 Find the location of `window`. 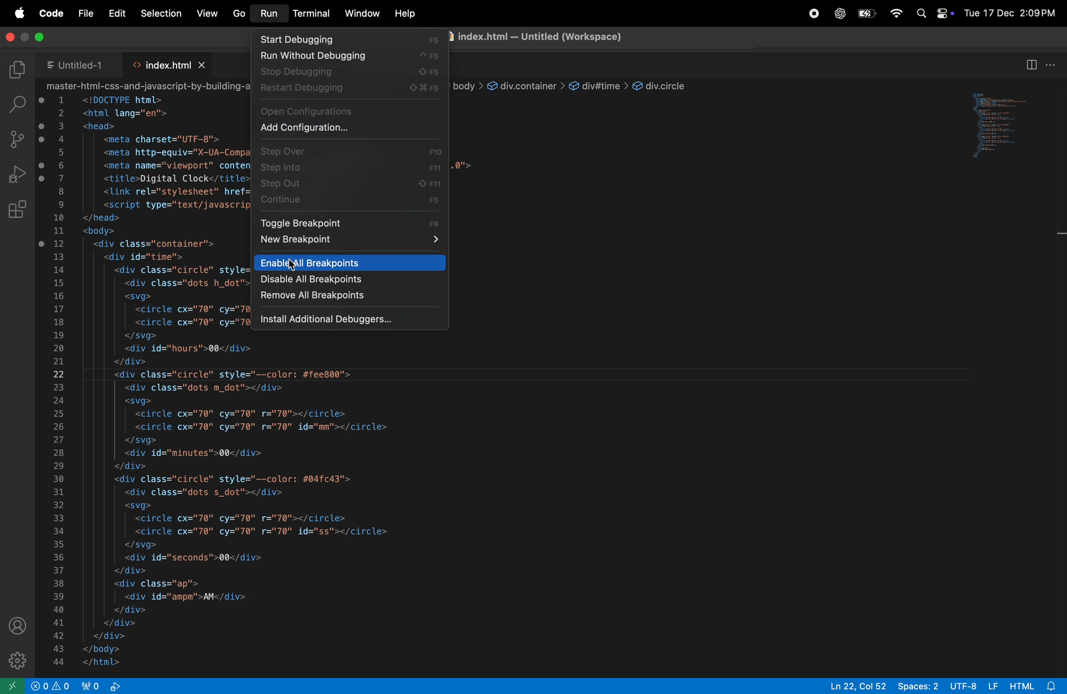

window is located at coordinates (362, 13).